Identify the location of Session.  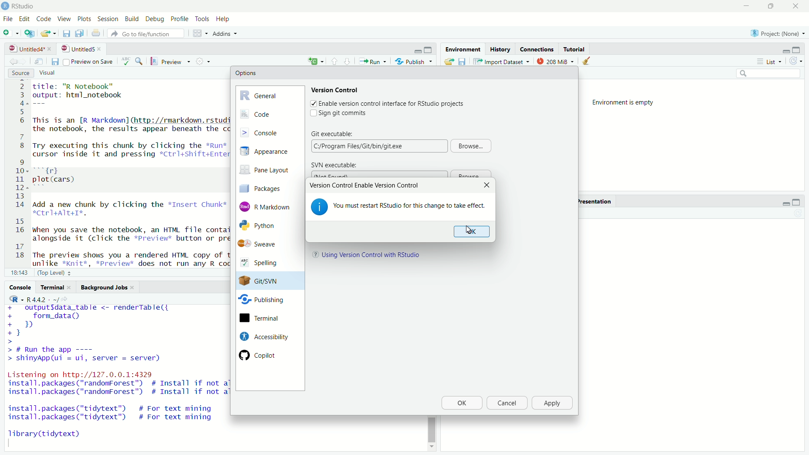
(109, 19).